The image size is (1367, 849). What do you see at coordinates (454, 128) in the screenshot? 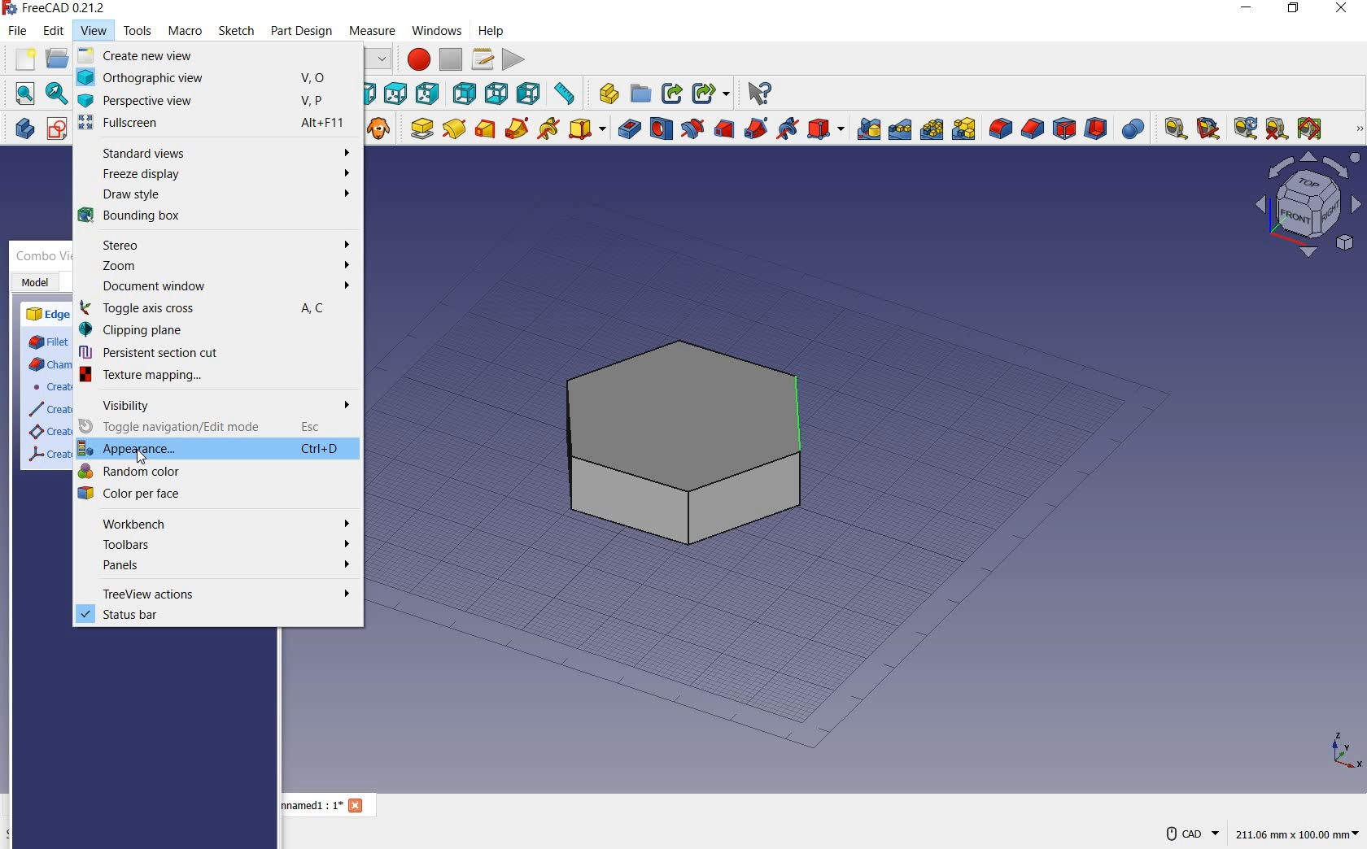
I see `revolution` at bounding box center [454, 128].